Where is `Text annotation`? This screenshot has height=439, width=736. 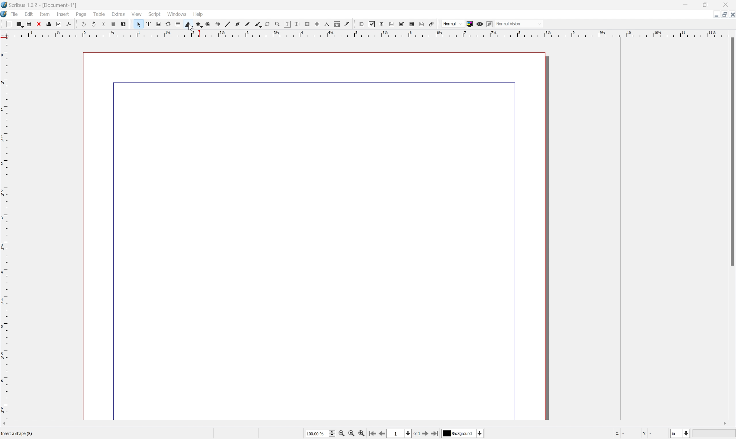 Text annotation is located at coordinates (422, 24).